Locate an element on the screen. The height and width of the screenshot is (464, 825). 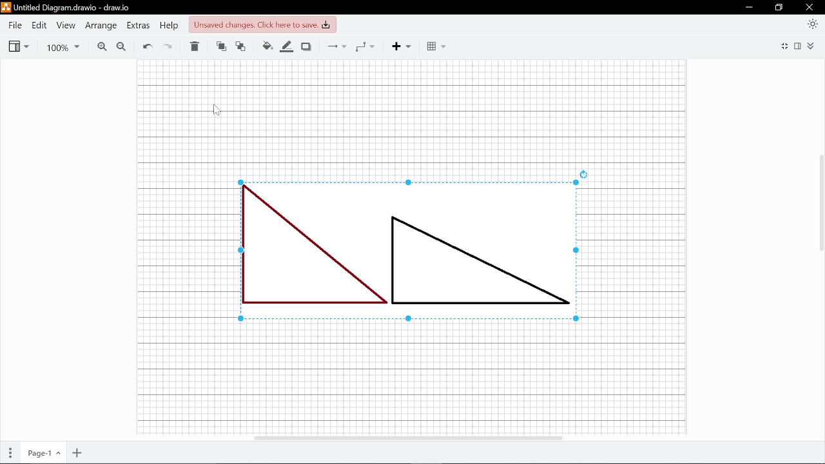
Added image is located at coordinates (409, 251).